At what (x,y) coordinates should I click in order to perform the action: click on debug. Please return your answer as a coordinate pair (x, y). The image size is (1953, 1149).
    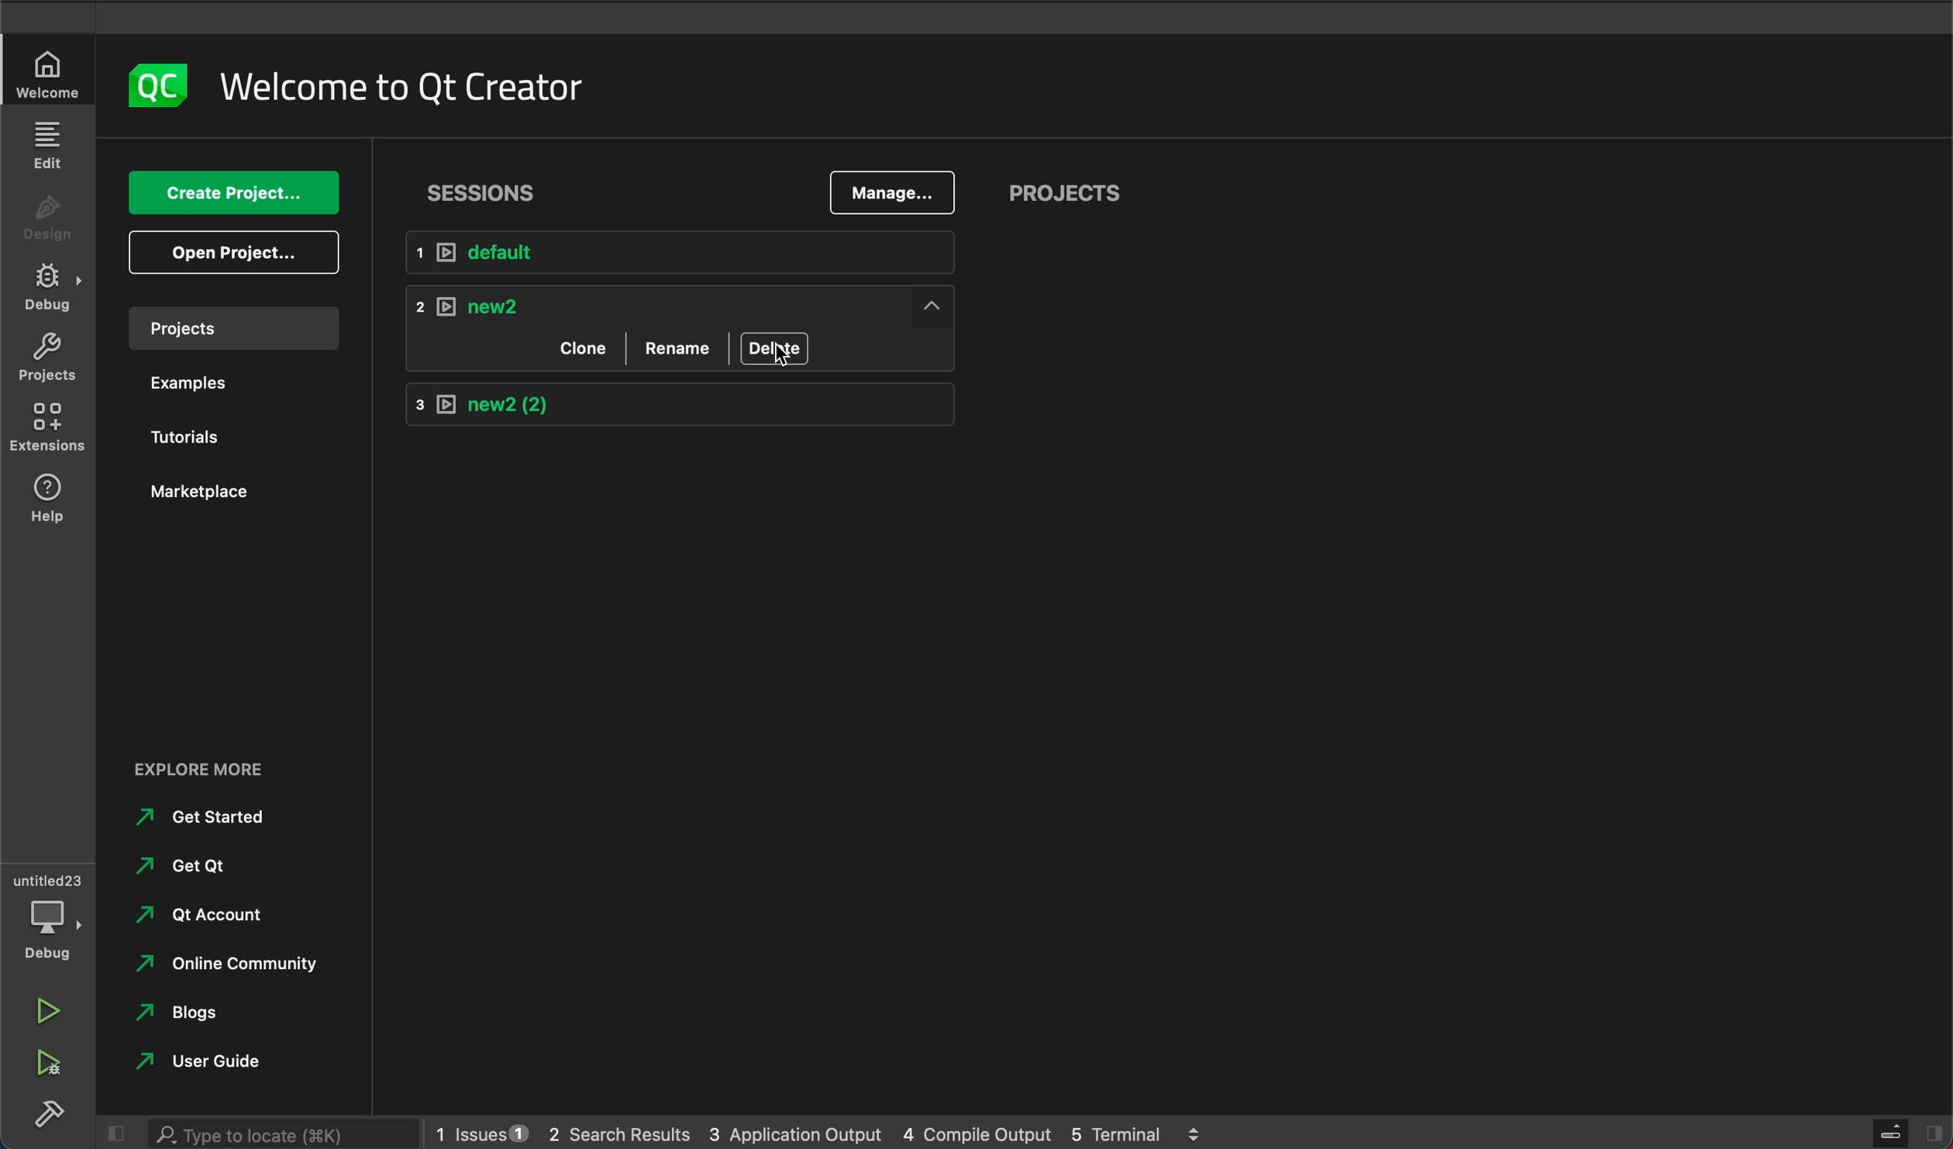
    Looking at the image, I should click on (48, 288).